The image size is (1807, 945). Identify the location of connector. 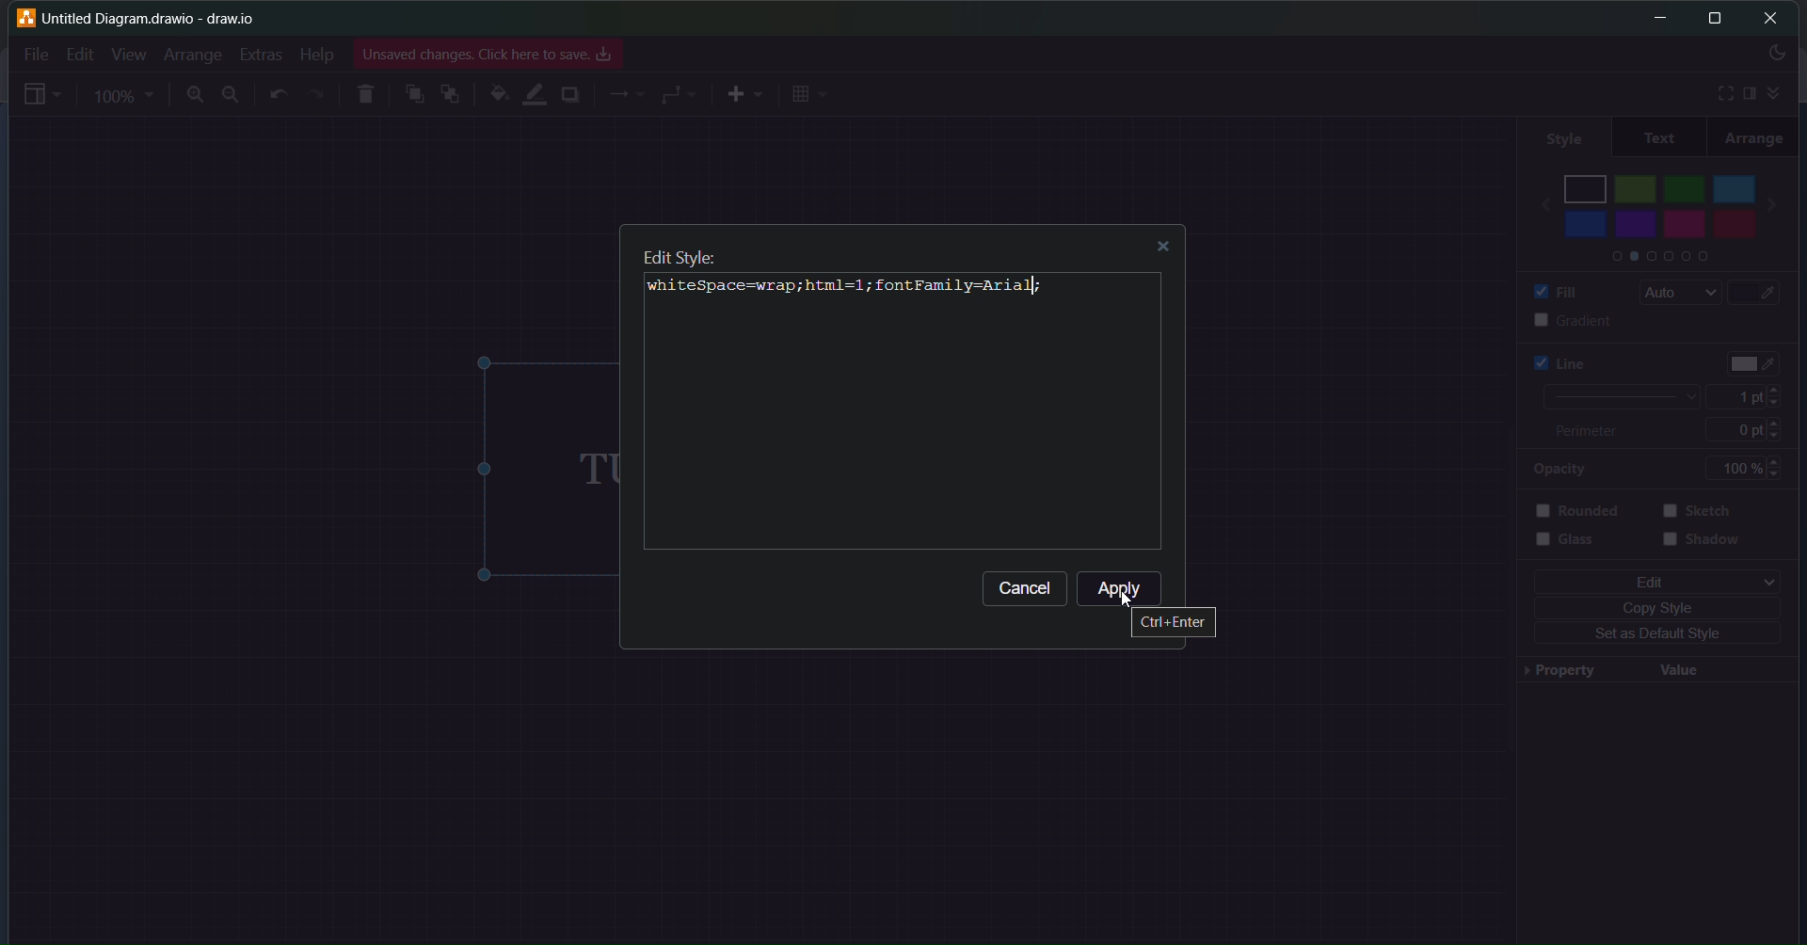
(680, 94).